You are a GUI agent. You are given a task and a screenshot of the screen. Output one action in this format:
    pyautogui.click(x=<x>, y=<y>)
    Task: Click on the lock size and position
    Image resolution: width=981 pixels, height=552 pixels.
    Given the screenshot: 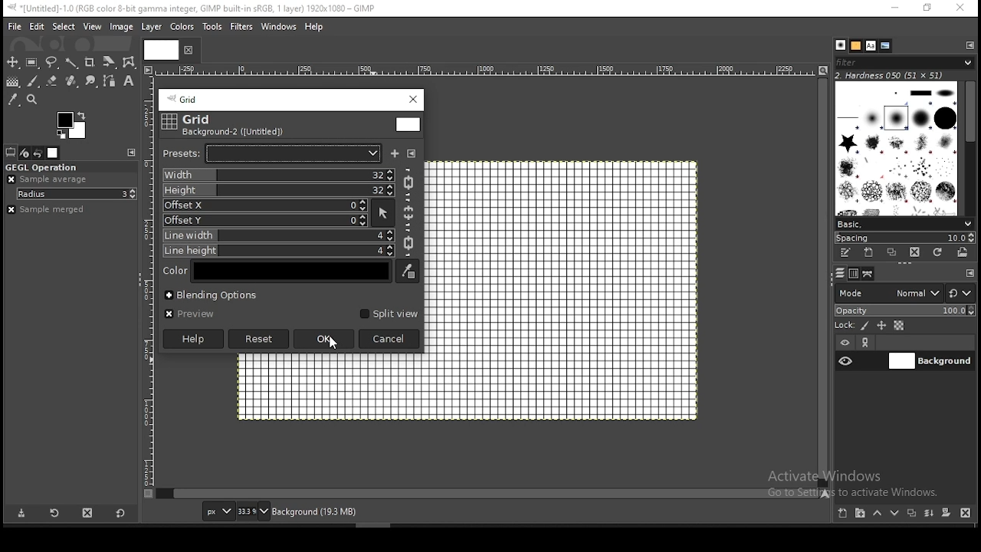 What is the action you would take?
    pyautogui.click(x=881, y=325)
    